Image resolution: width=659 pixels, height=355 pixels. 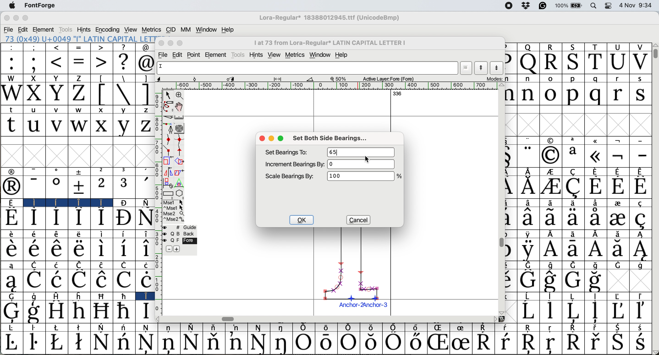 What do you see at coordinates (529, 295) in the screenshot?
I see `Symbol` at bounding box center [529, 295].